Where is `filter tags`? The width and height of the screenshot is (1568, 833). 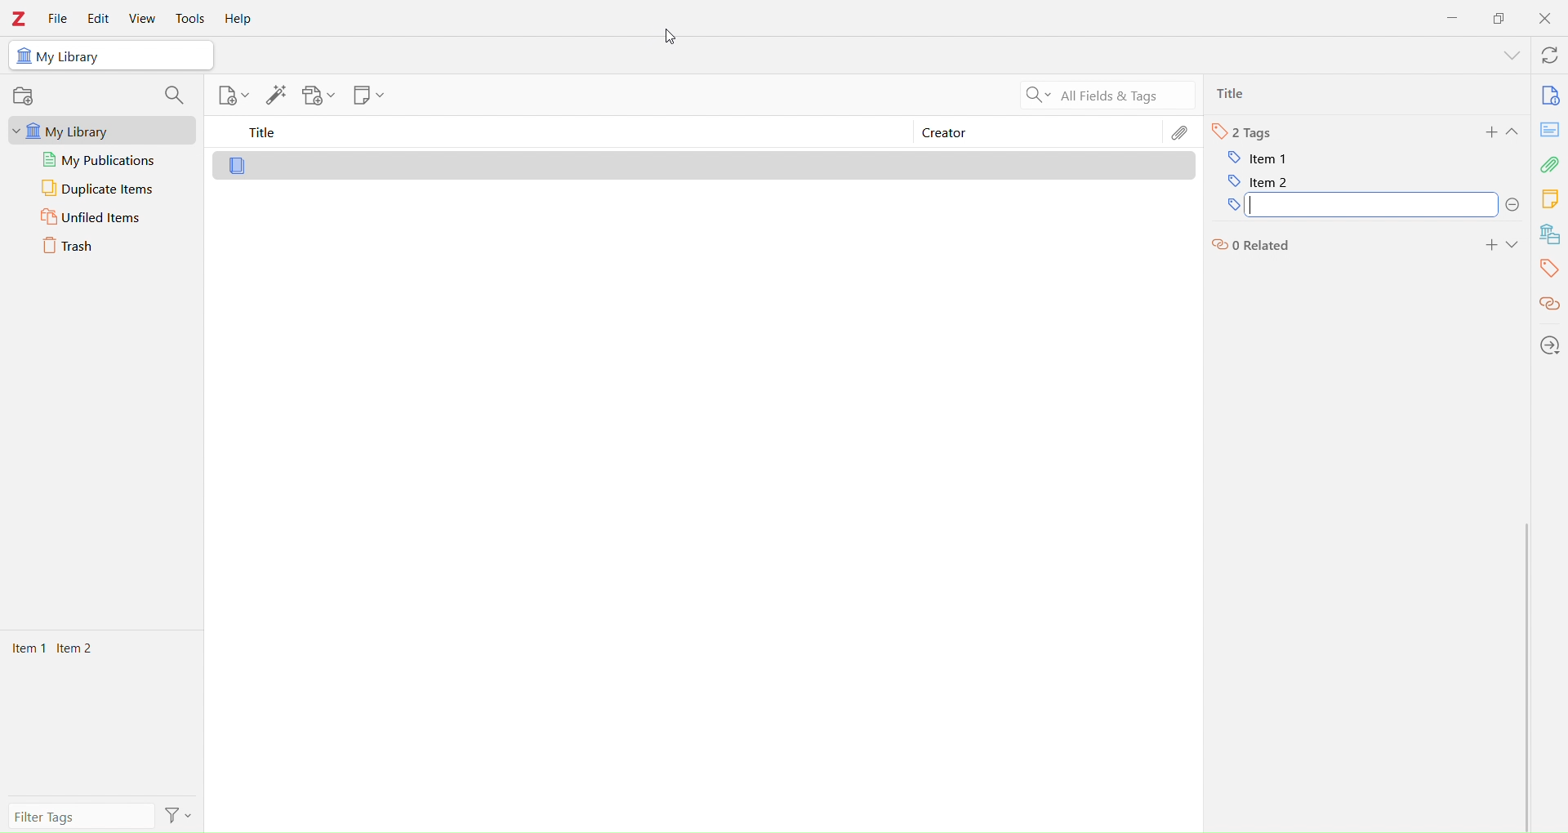
filter tags is located at coordinates (96, 813).